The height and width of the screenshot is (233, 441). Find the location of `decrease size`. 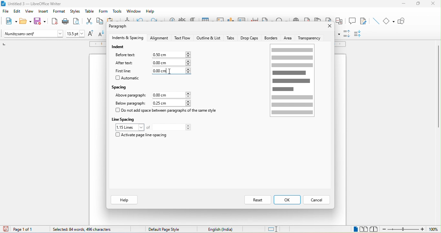

decrease size is located at coordinates (102, 33).